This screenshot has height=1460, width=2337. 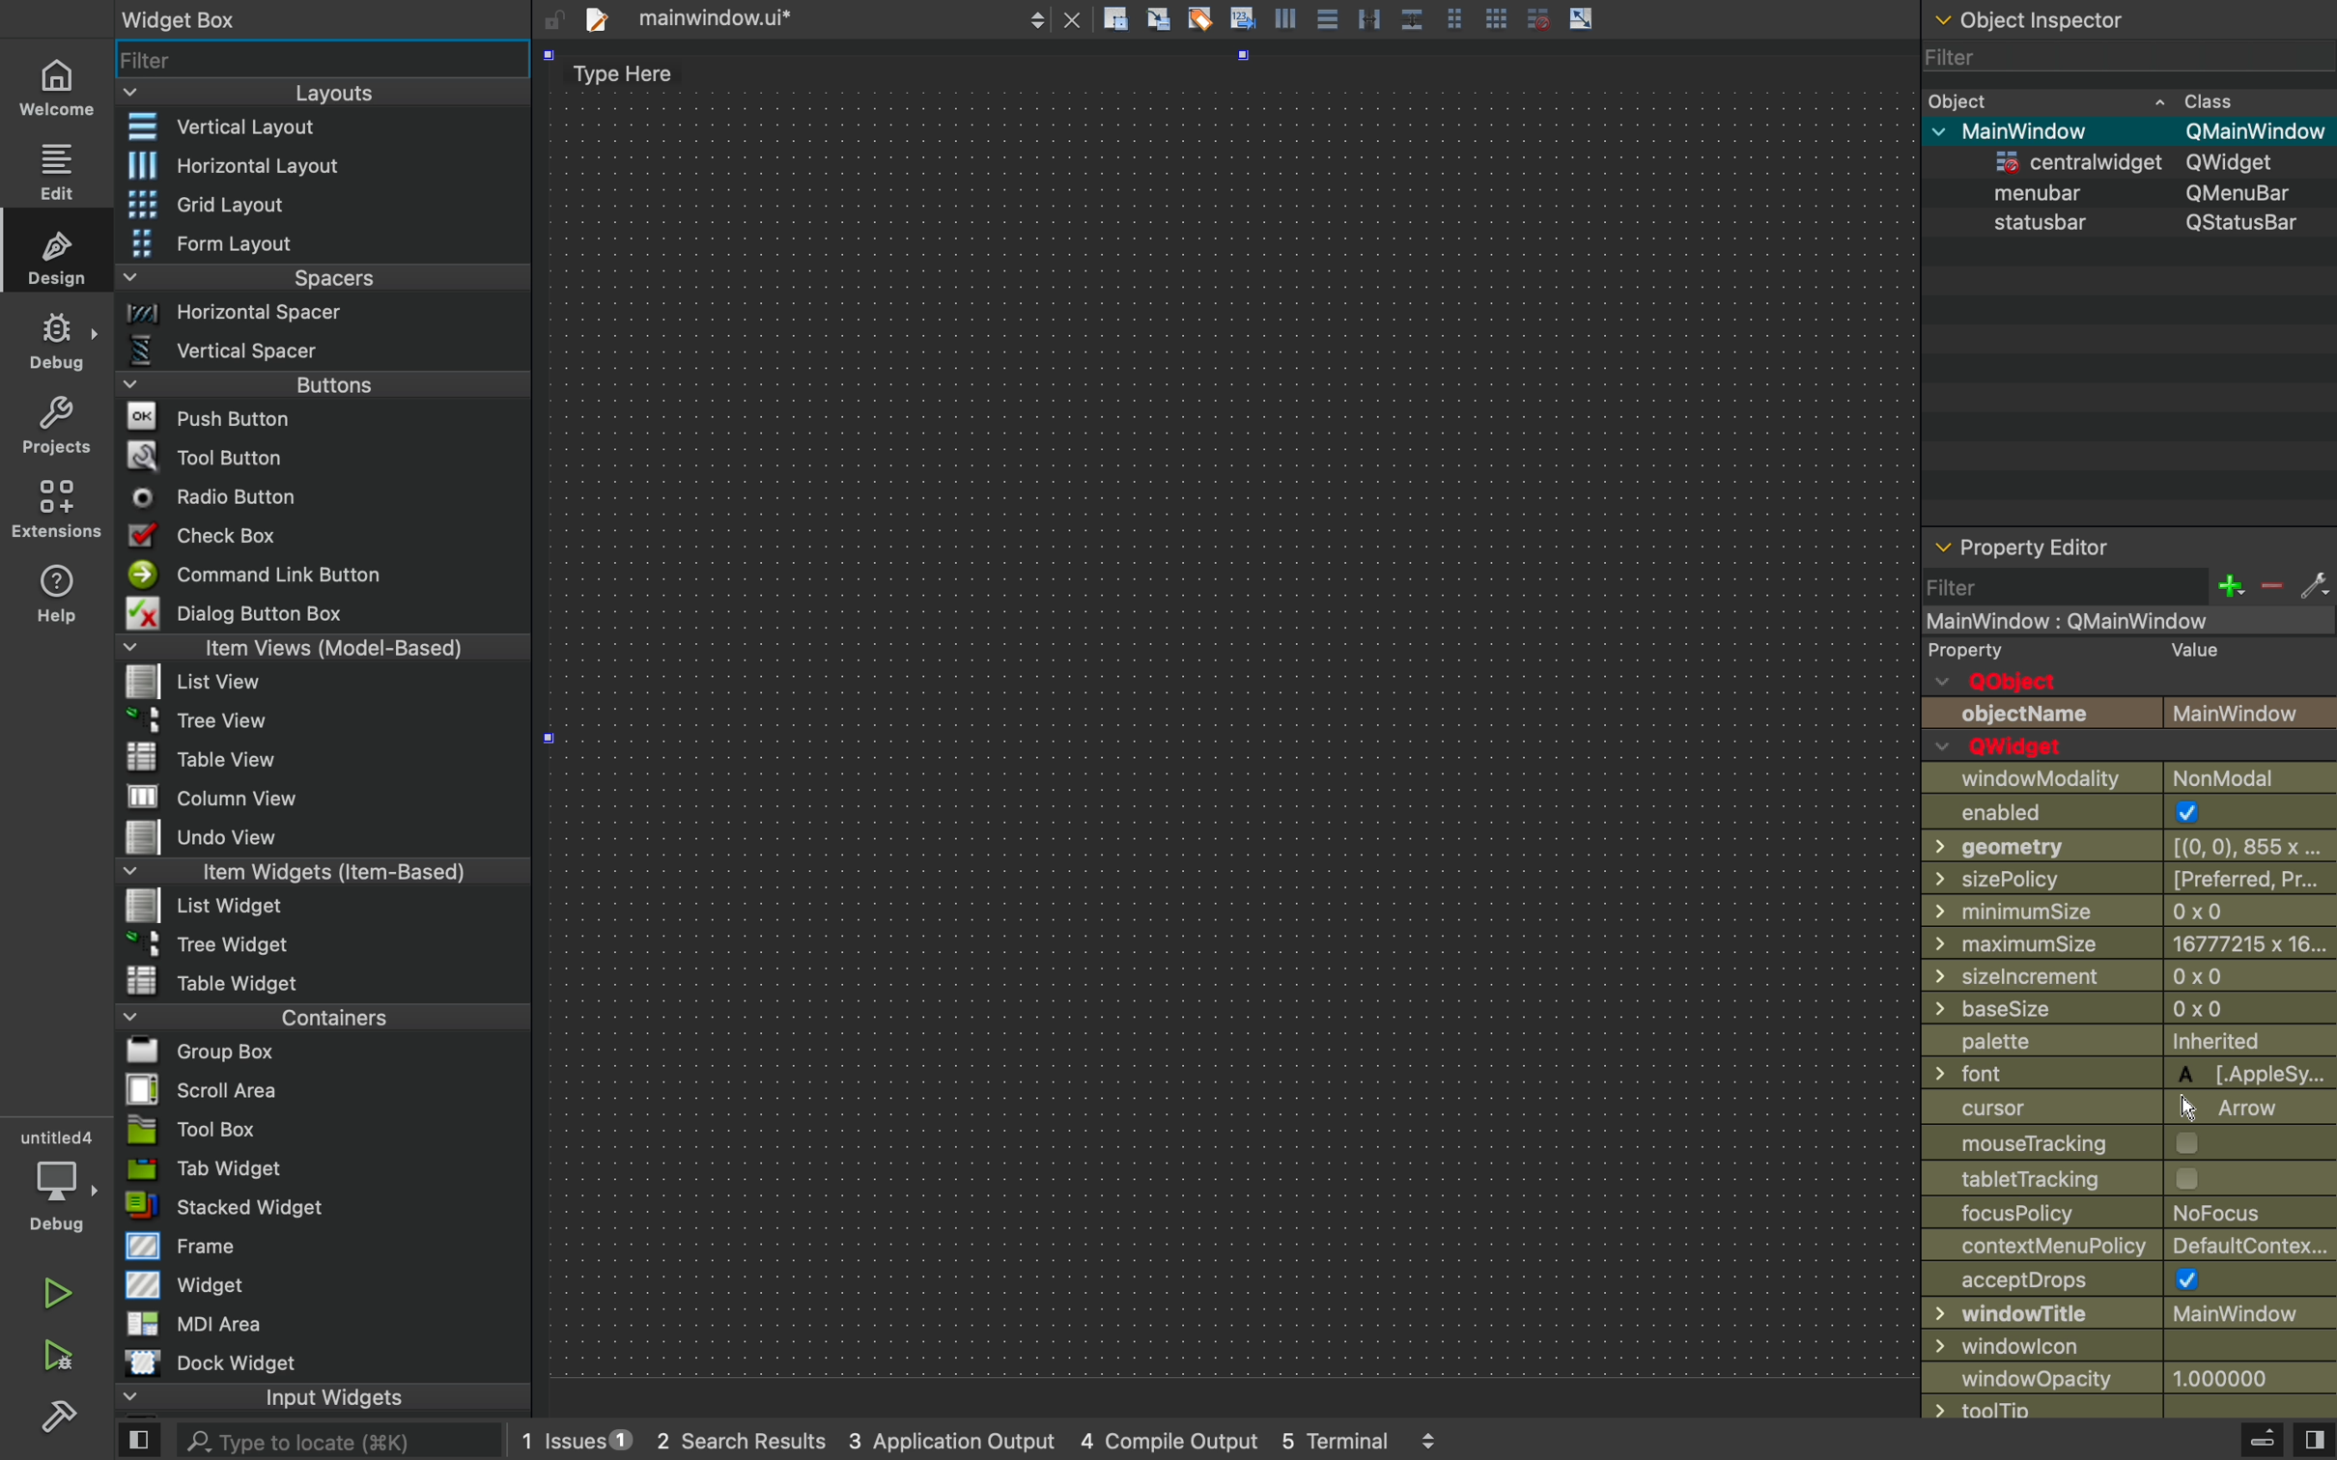 I want to click on push buttons, so click(x=324, y=416).